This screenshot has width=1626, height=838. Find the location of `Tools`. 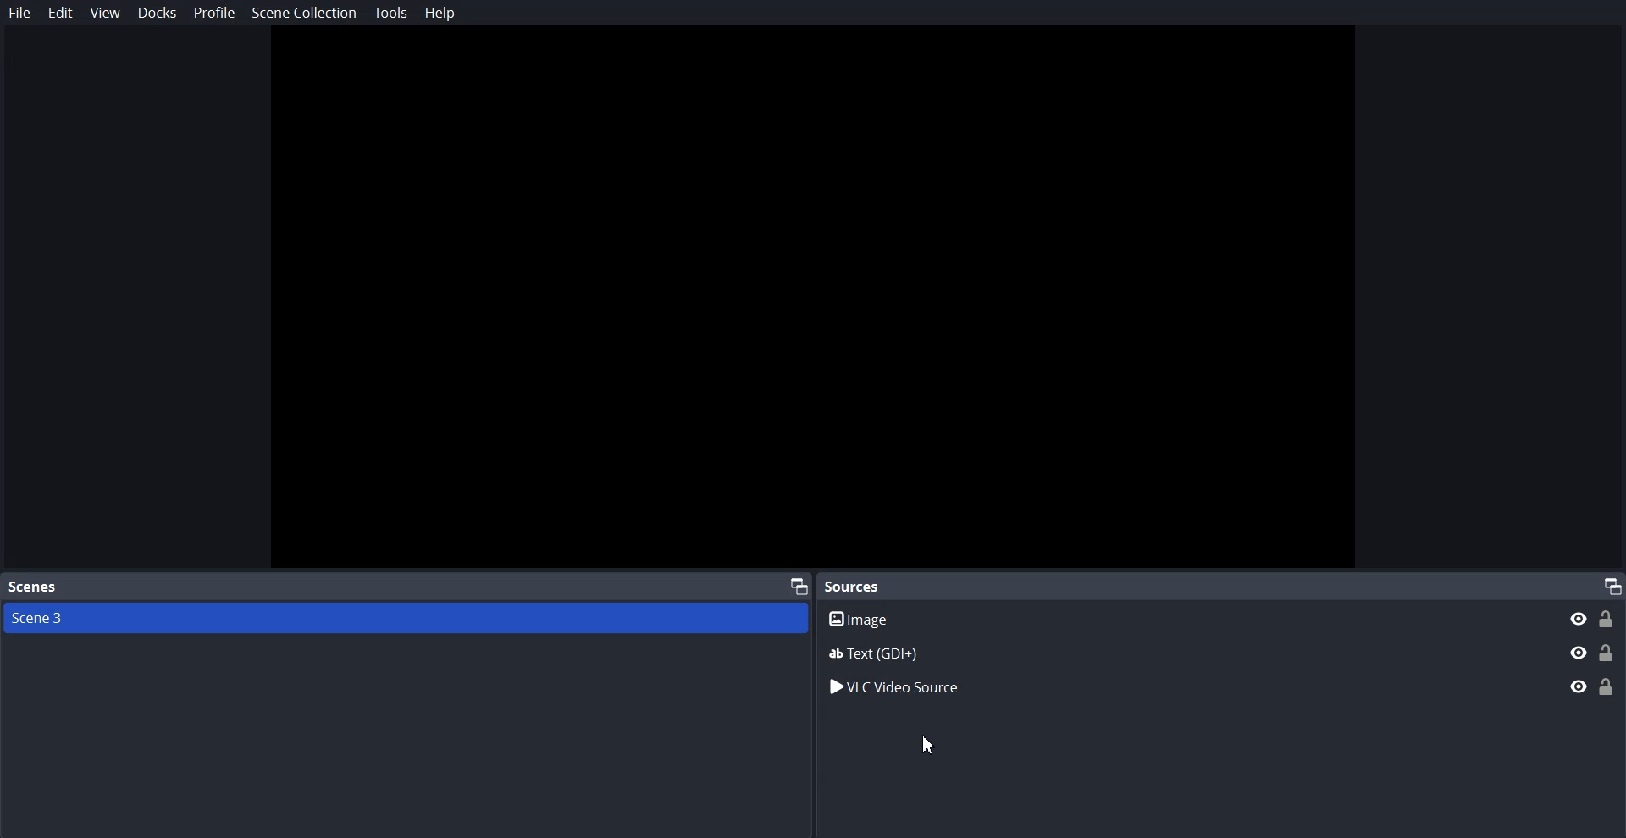

Tools is located at coordinates (391, 13).